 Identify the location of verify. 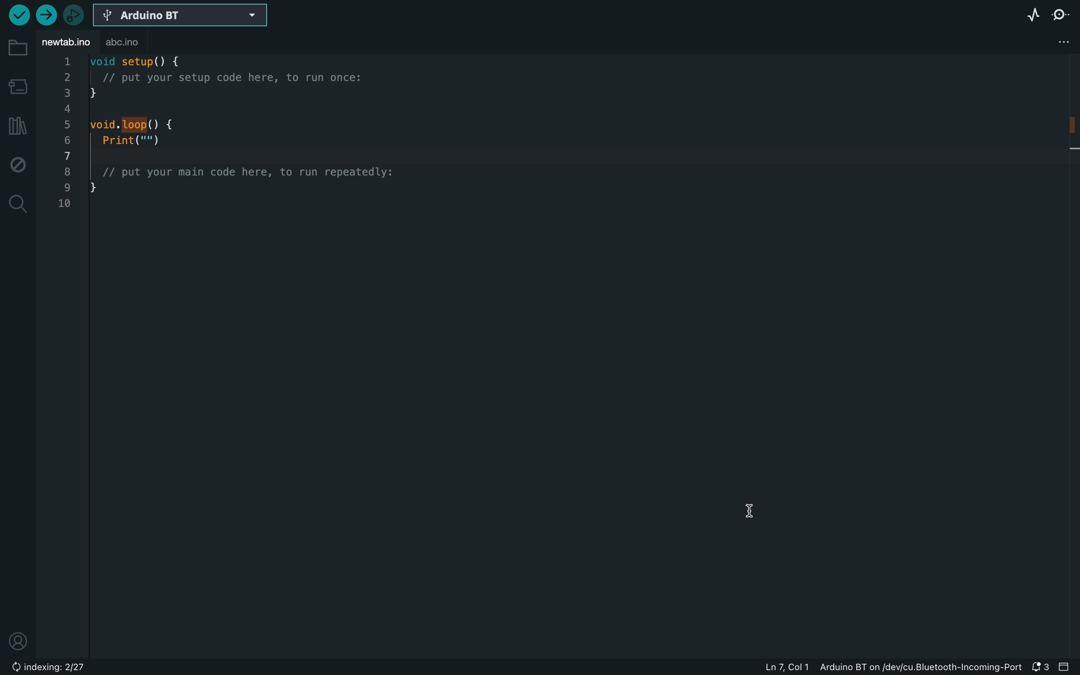
(18, 17).